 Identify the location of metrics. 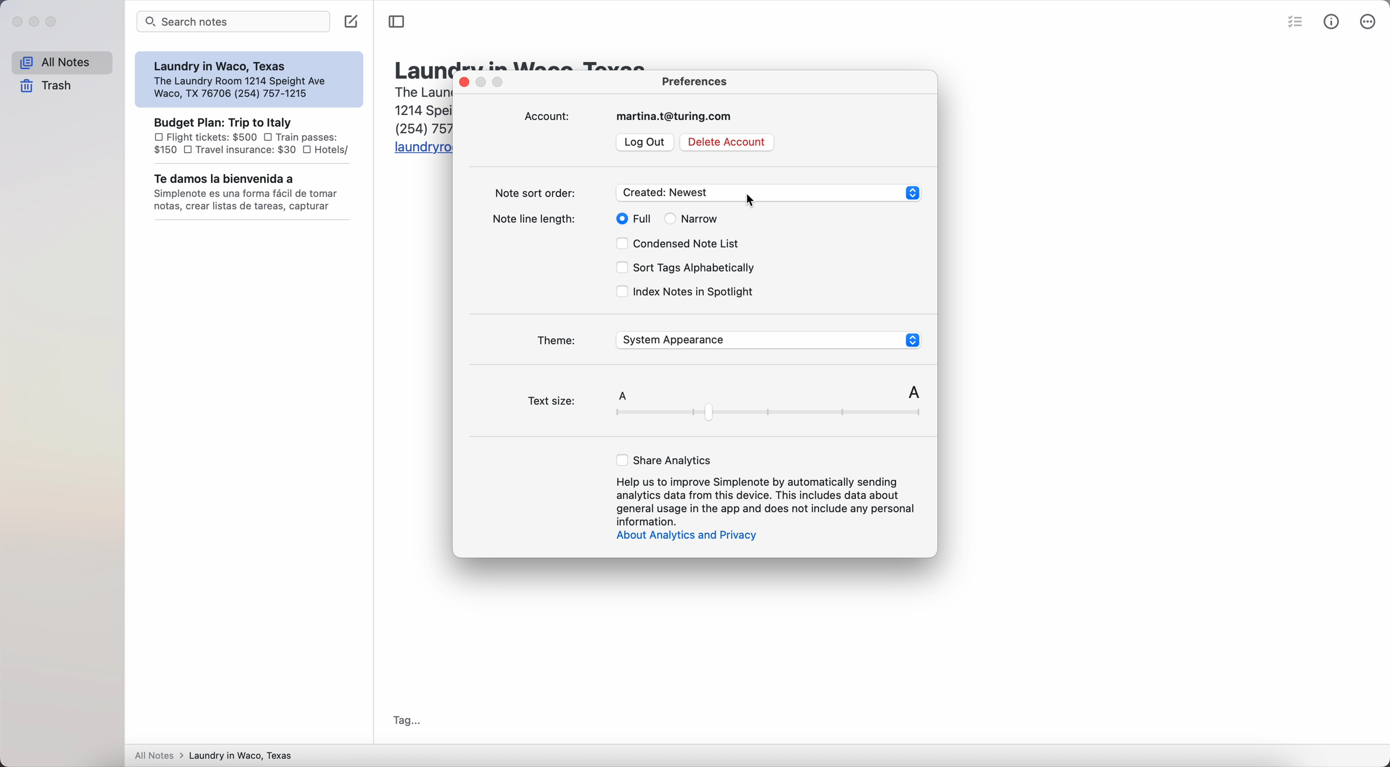
(1334, 22).